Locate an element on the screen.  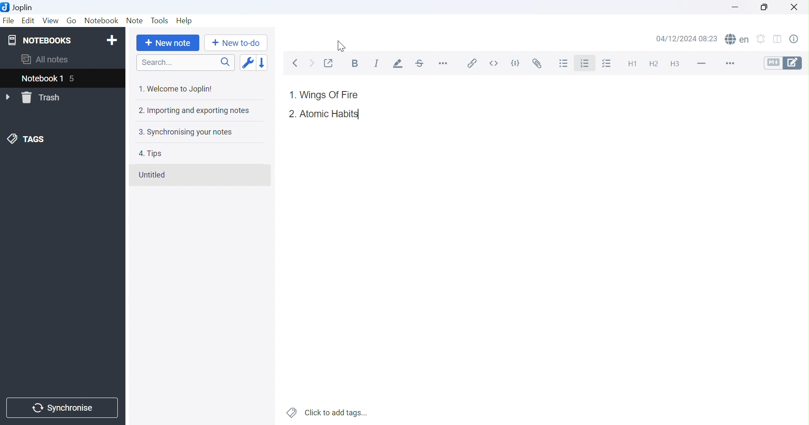
Spell checker is located at coordinates (738, 38).